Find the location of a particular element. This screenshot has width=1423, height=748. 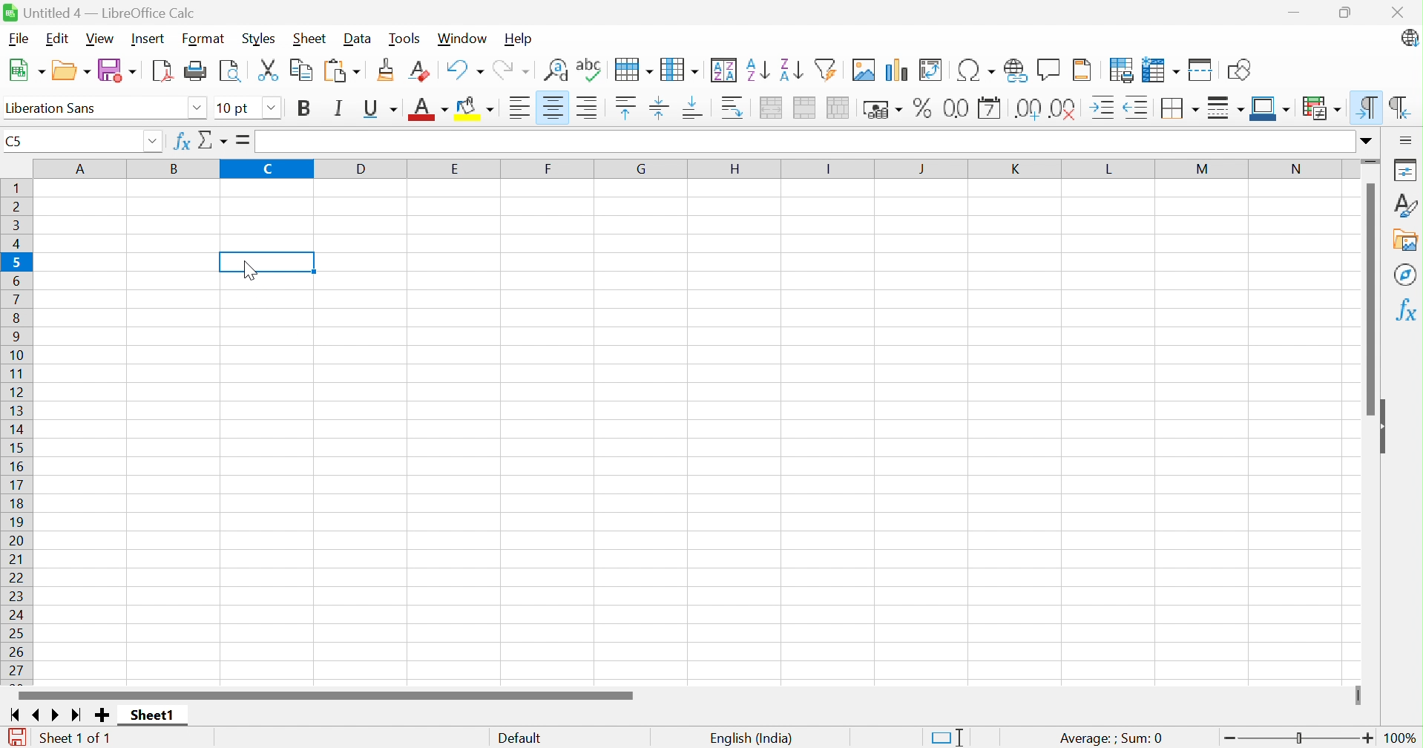

Headers and Footers is located at coordinates (1086, 69).